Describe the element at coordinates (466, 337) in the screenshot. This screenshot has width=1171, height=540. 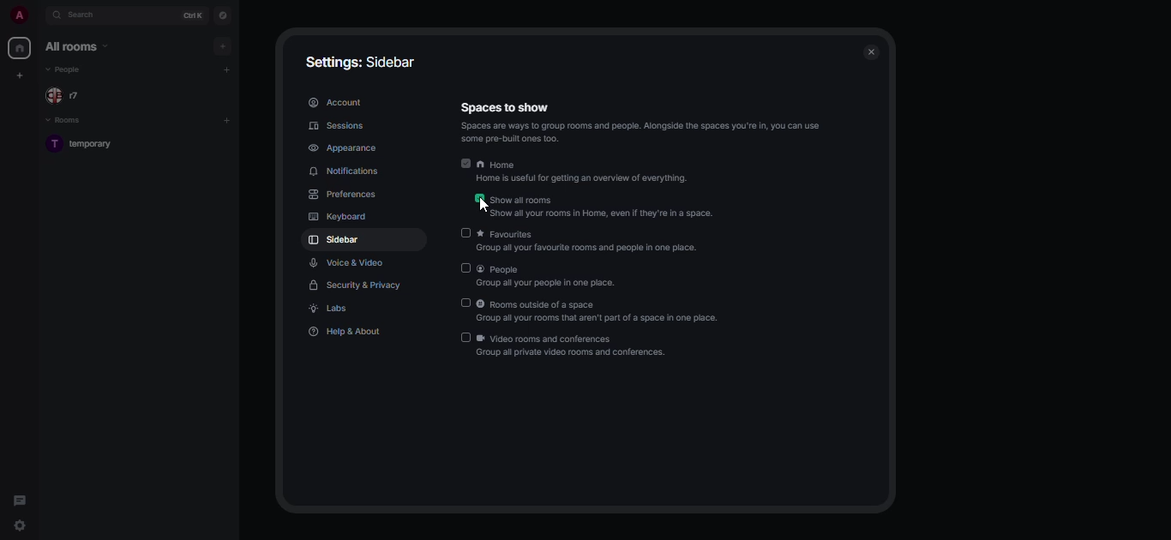
I see `disabled` at that location.